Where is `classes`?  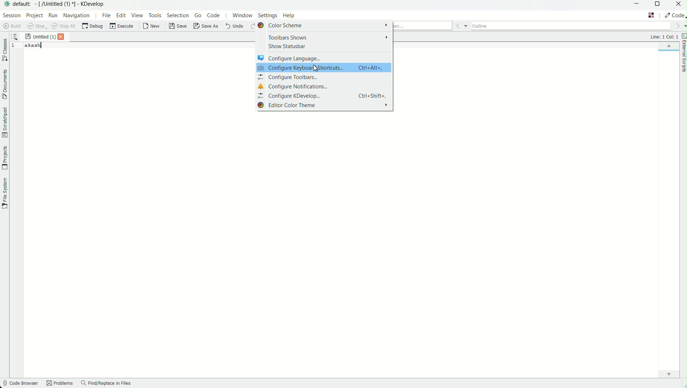 classes is located at coordinates (5, 51).